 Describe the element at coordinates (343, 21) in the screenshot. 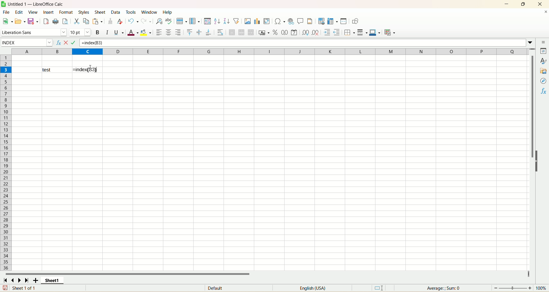

I see `split window` at that location.